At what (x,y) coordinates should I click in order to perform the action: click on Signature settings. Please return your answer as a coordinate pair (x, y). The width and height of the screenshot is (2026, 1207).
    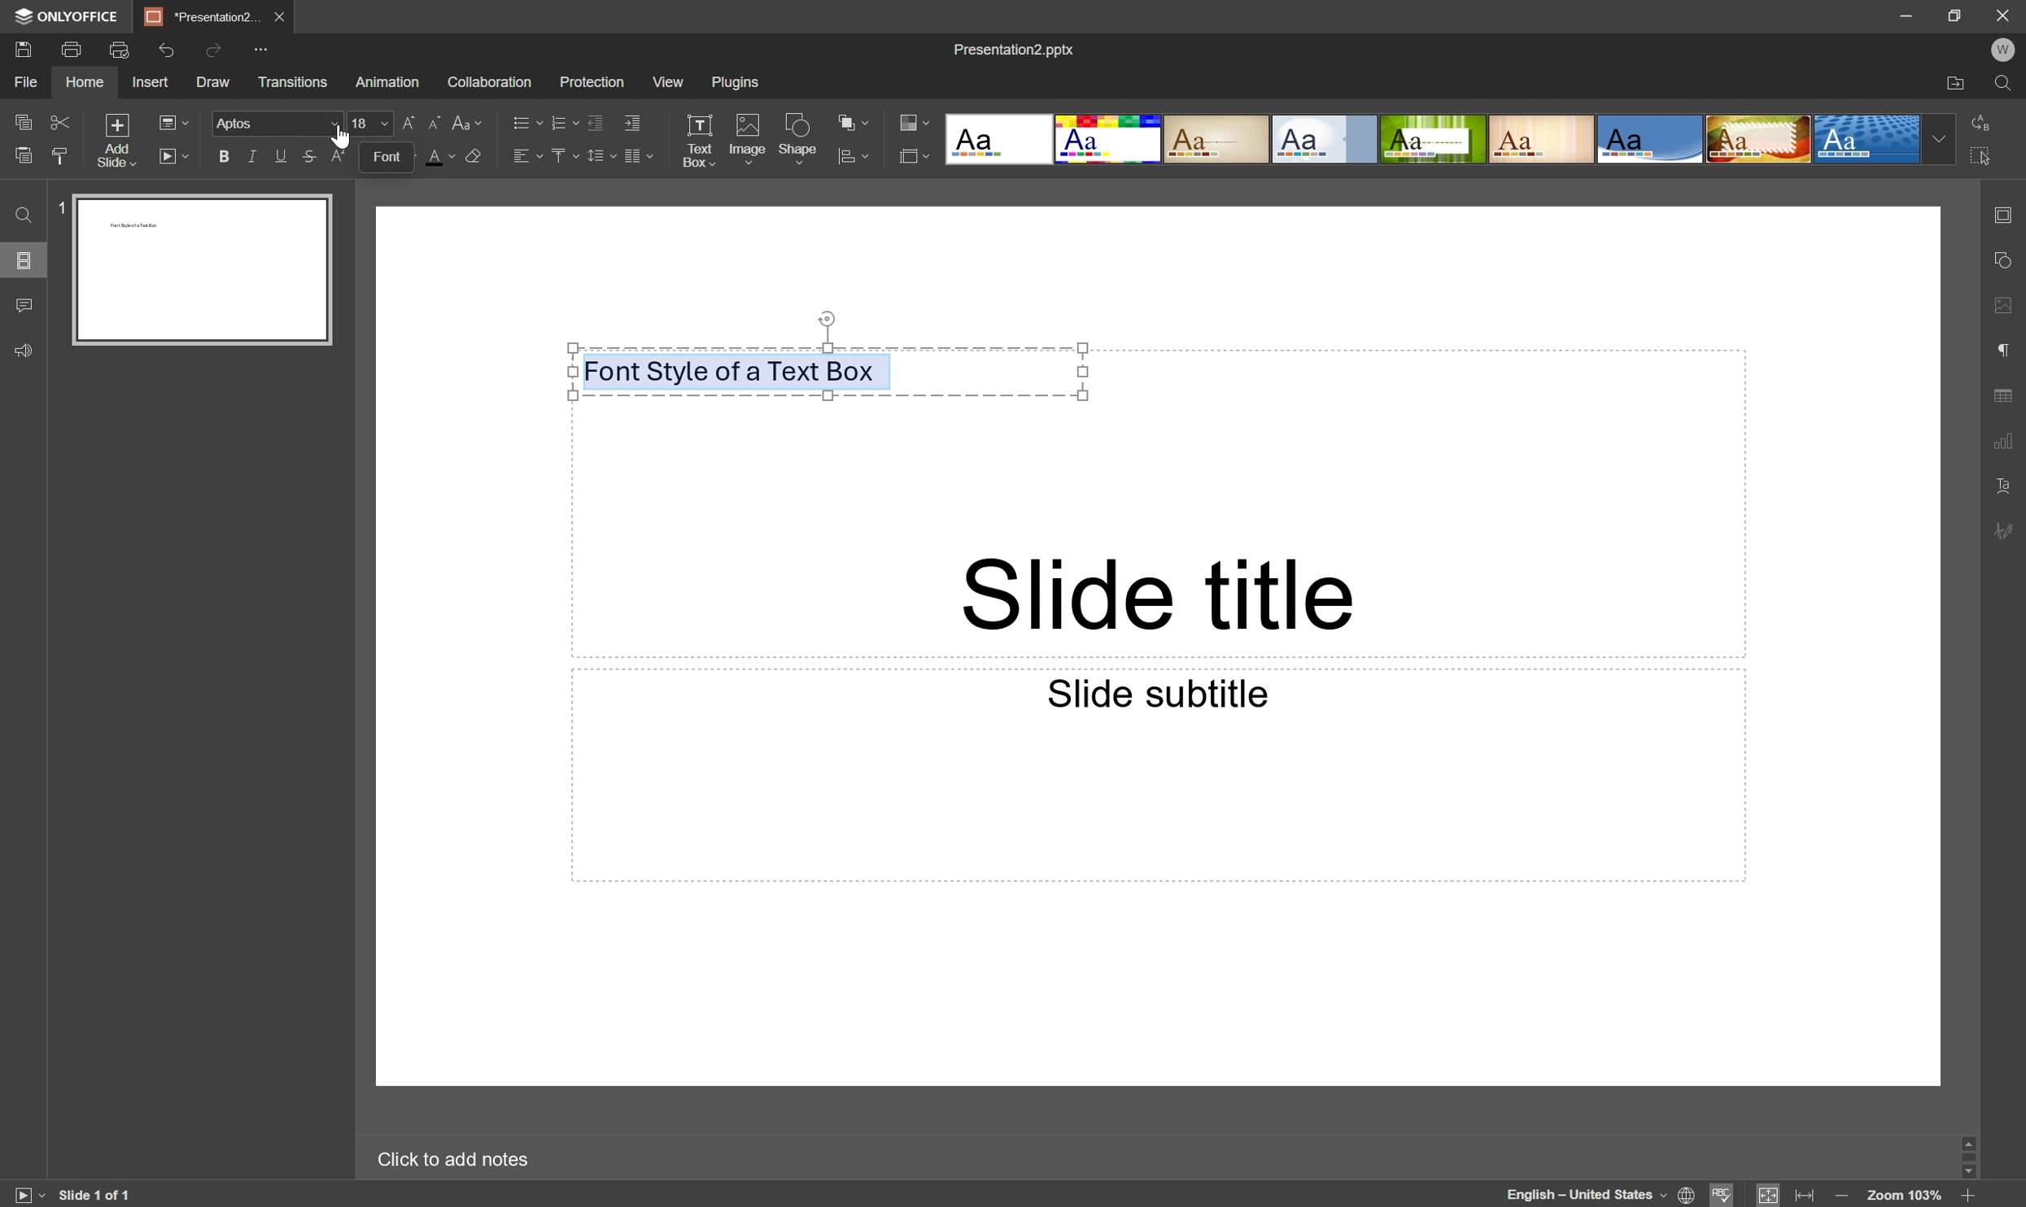
    Looking at the image, I should click on (2010, 531).